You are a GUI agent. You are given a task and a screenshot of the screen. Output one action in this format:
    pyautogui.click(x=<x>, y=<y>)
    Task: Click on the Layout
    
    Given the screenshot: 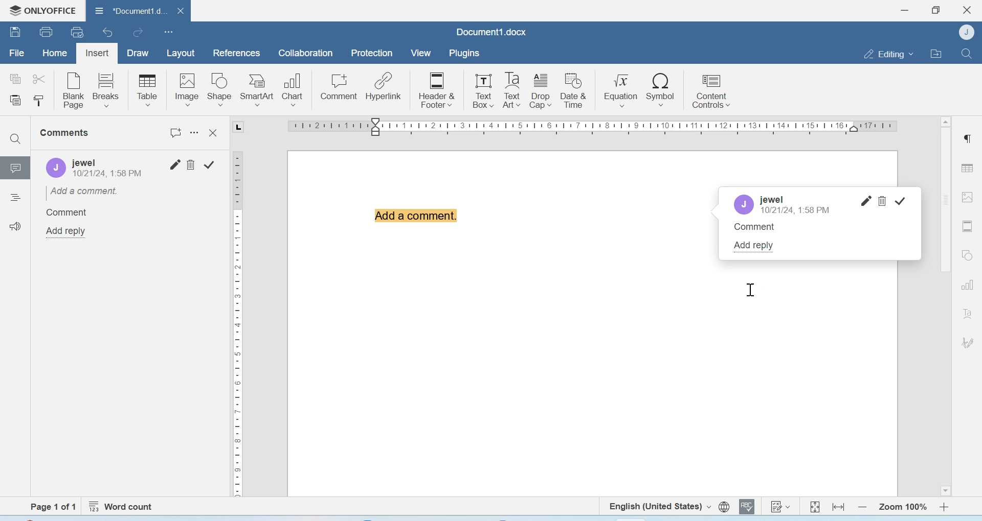 What is the action you would take?
    pyautogui.click(x=180, y=54)
    